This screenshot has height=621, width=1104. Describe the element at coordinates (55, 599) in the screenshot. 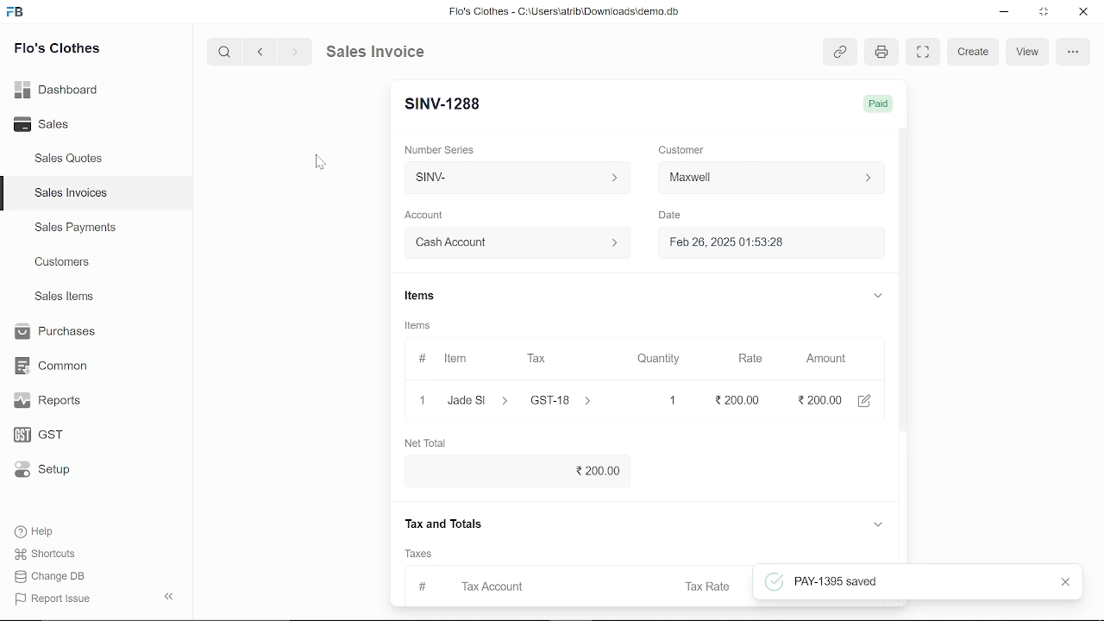

I see `| Report Issue:` at that location.